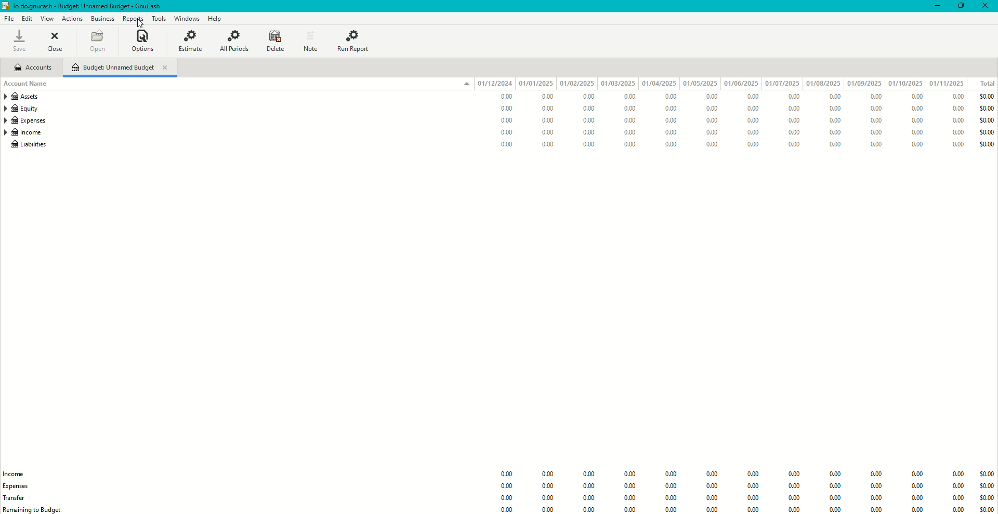 Image resolution: width=998 pixels, height=514 pixels. Describe the element at coordinates (549, 486) in the screenshot. I see `0.00` at that location.